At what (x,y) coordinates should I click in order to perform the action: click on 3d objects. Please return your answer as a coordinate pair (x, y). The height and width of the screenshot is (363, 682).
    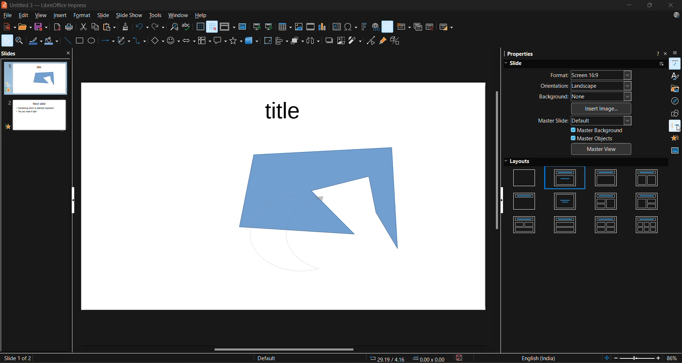
    Looking at the image, I should click on (254, 40).